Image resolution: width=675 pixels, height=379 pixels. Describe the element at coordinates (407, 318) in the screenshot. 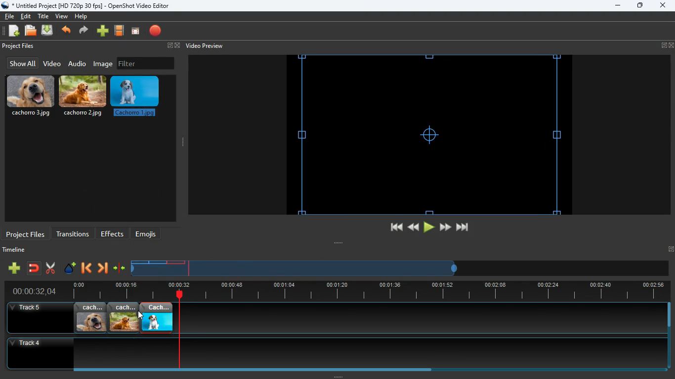

I see `track` at that location.